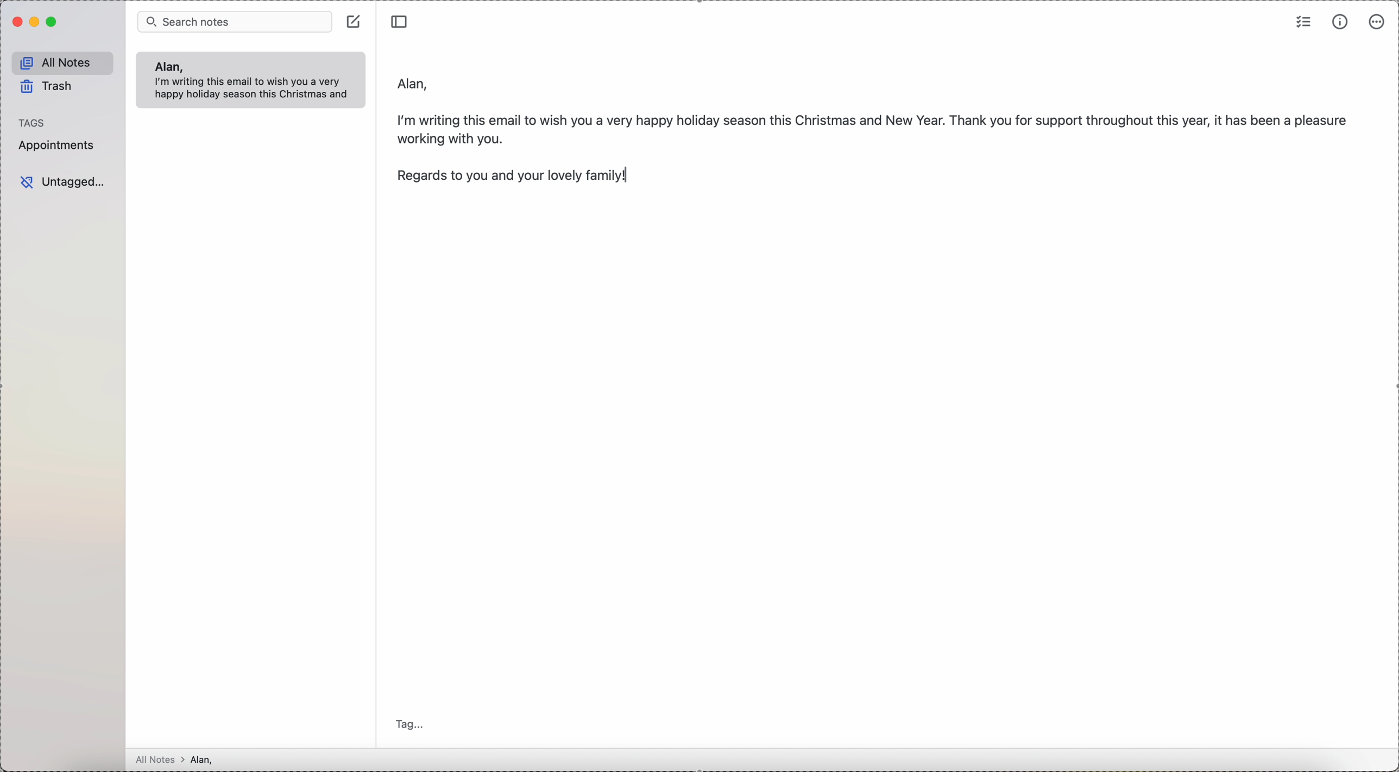 This screenshot has height=772, width=1399. Describe the element at coordinates (520, 179) in the screenshot. I see `regards` at that location.